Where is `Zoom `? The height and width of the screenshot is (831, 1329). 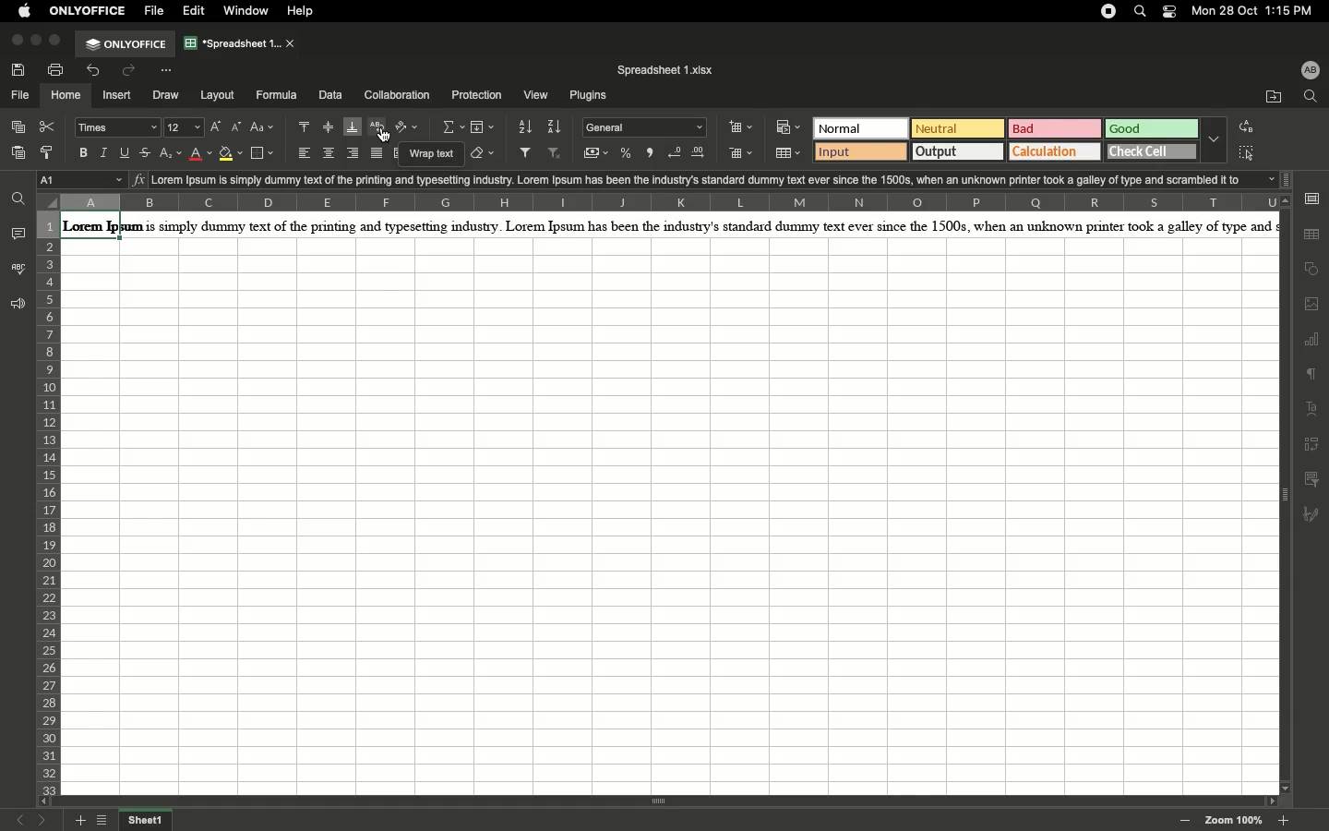
Zoom  is located at coordinates (1233, 820).